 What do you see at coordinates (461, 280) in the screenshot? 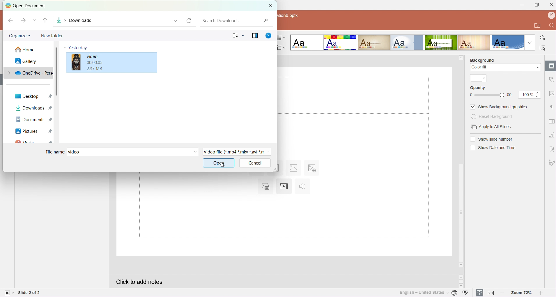
I see `Scroll buttons` at bounding box center [461, 280].